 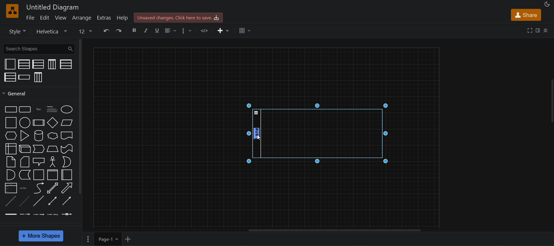 What do you see at coordinates (105, 18) in the screenshot?
I see `extras` at bounding box center [105, 18].